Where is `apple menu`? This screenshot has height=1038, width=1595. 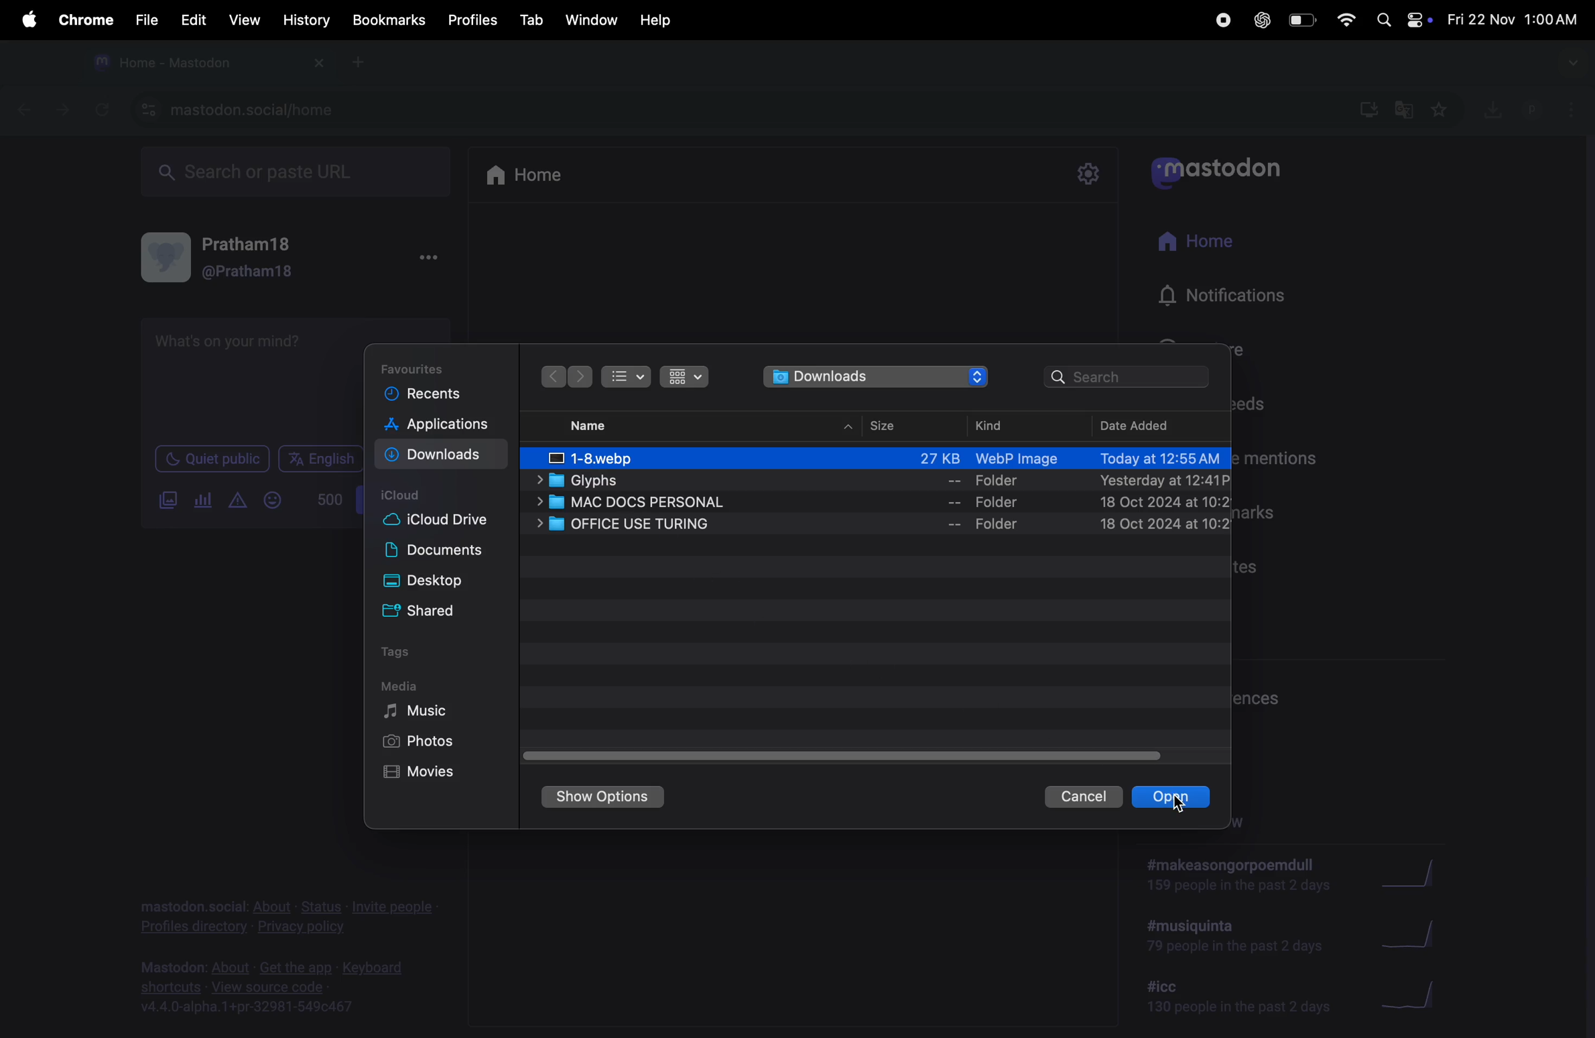 apple menu is located at coordinates (27, 21).